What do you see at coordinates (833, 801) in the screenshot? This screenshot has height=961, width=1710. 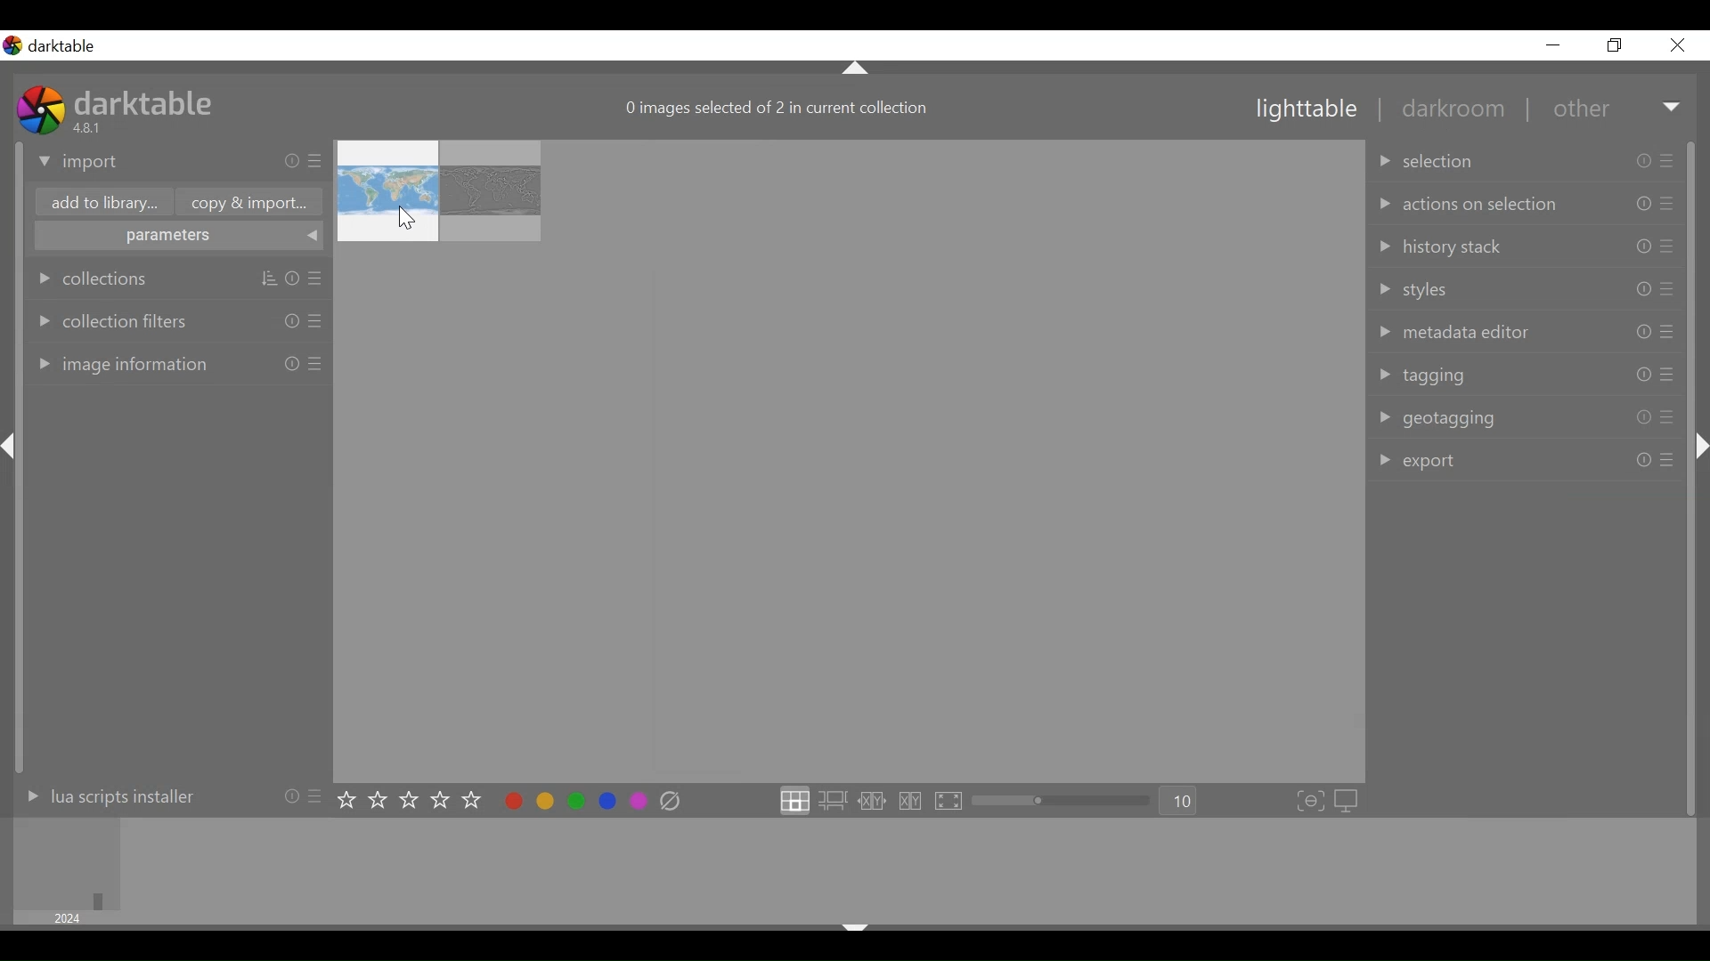 I see `click to enter zoomable lighttable layouy` at bounding box center [833, 801].